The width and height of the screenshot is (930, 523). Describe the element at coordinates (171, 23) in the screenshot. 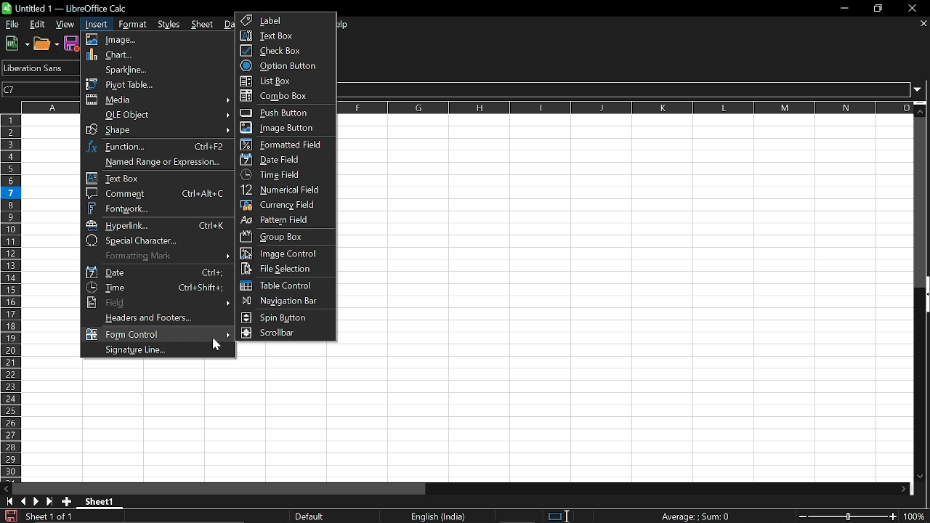

I see `Styles` at that location.